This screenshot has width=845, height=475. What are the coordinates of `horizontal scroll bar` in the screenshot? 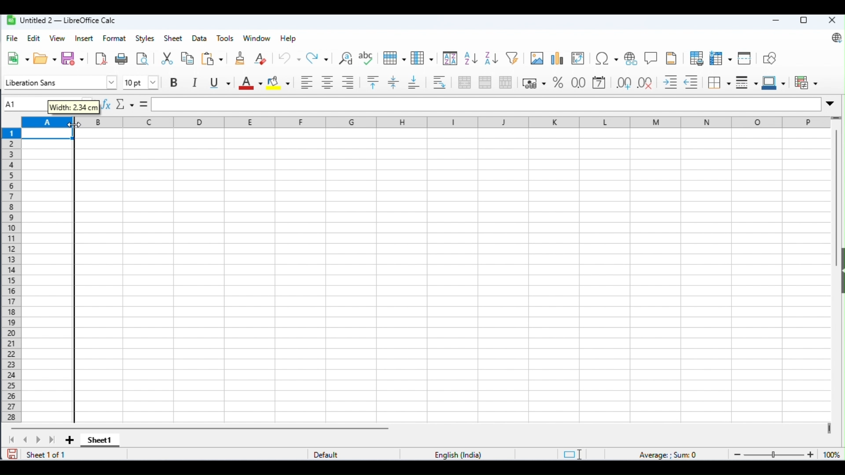 It's located at (203, 428).